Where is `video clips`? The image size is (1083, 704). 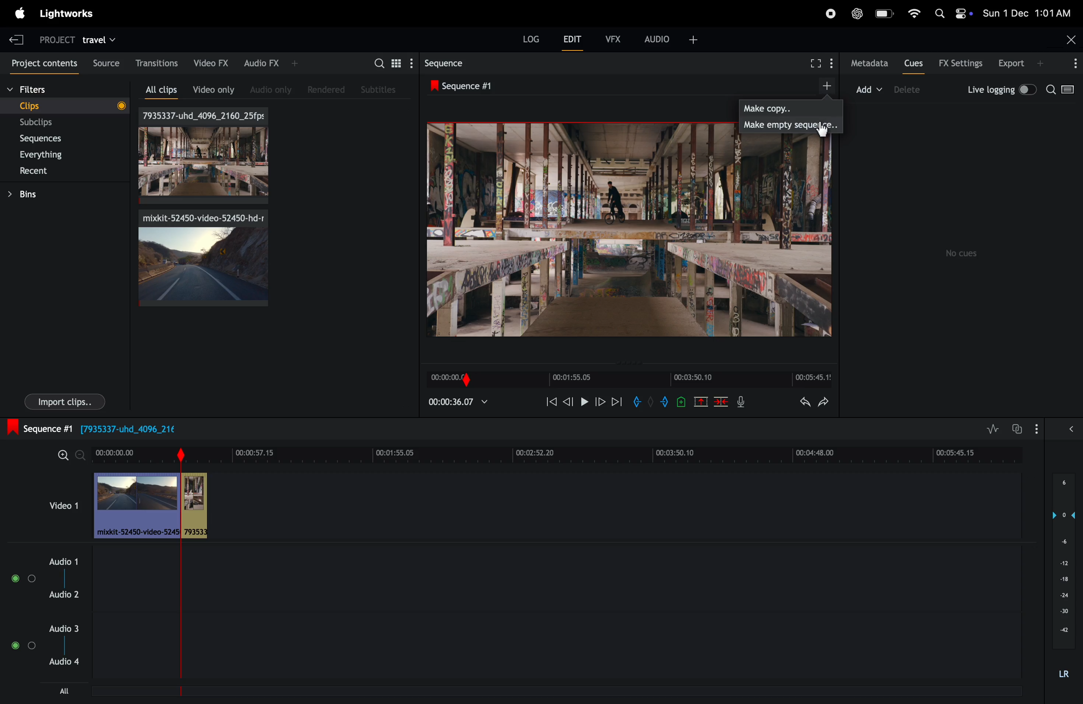 video clips is located at coordinates (151, 506).